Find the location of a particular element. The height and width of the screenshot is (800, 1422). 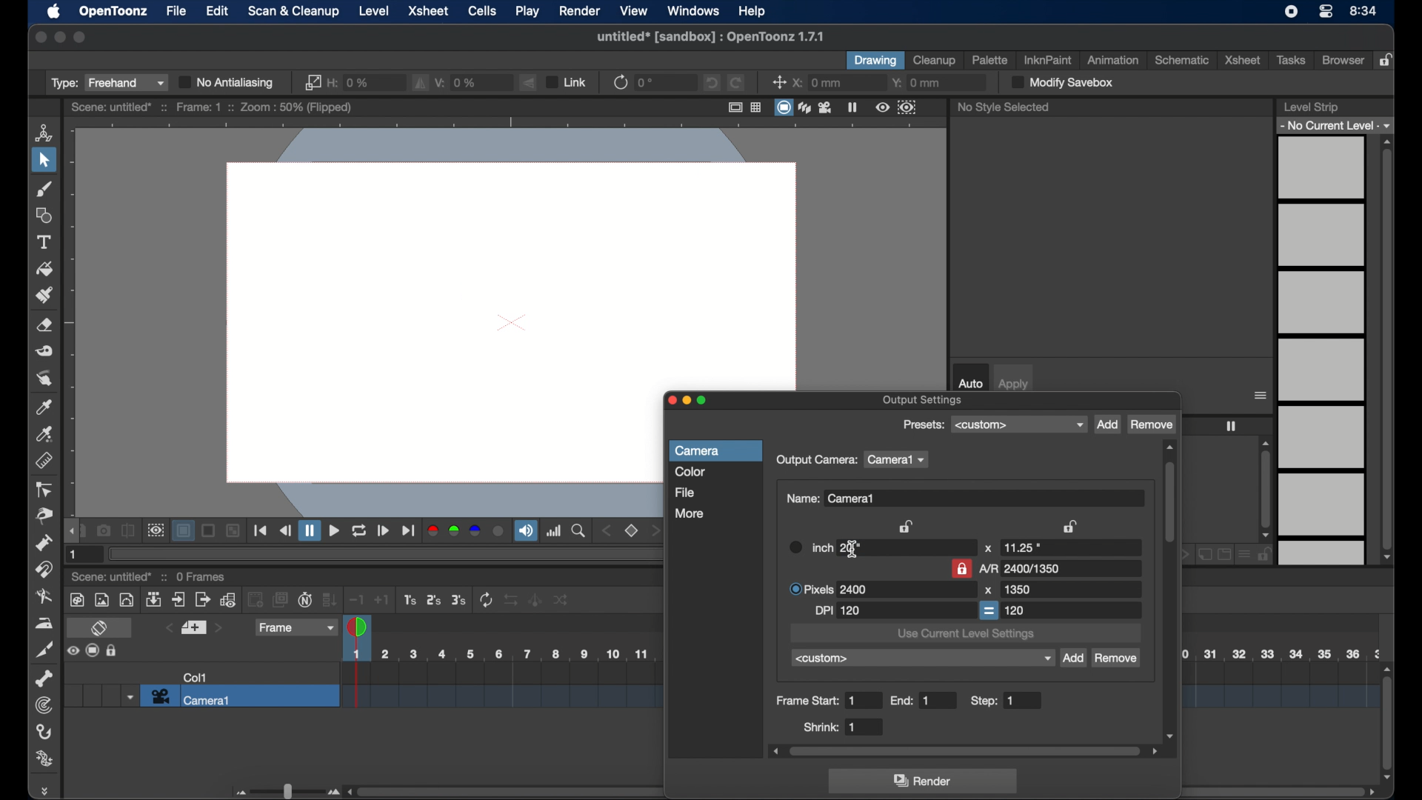

preview is located at coordinates (156, 530).